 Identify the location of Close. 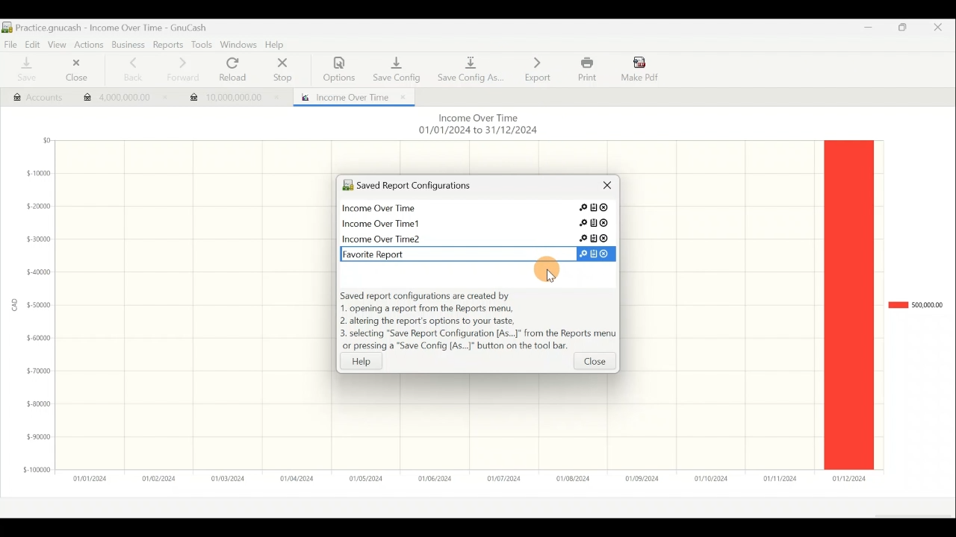
(595, 364).